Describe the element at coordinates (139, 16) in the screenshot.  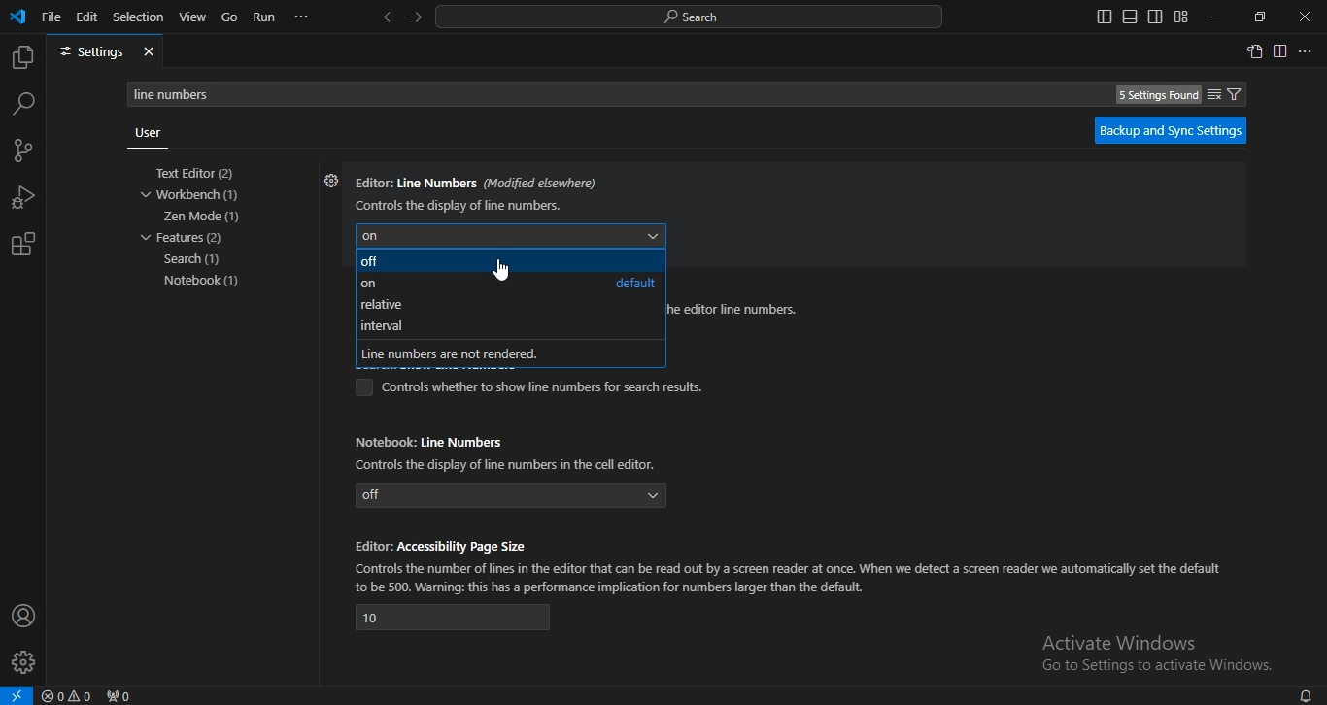
I see `selection` at that location.